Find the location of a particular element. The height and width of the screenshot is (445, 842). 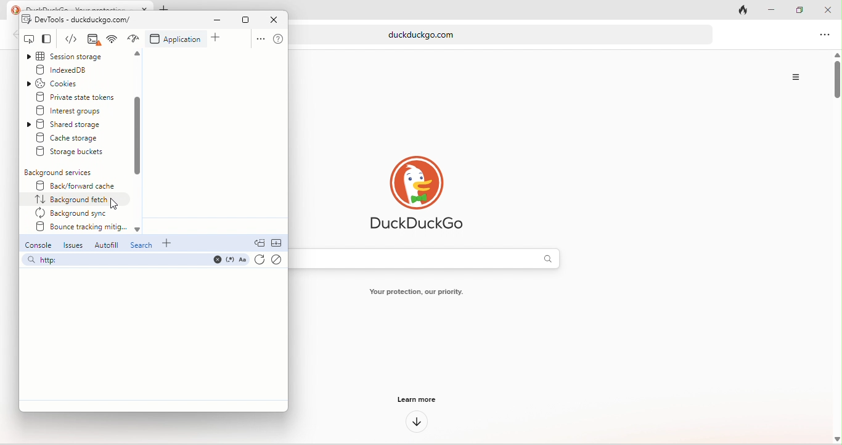

track tab is located at coordinates (745, 12).